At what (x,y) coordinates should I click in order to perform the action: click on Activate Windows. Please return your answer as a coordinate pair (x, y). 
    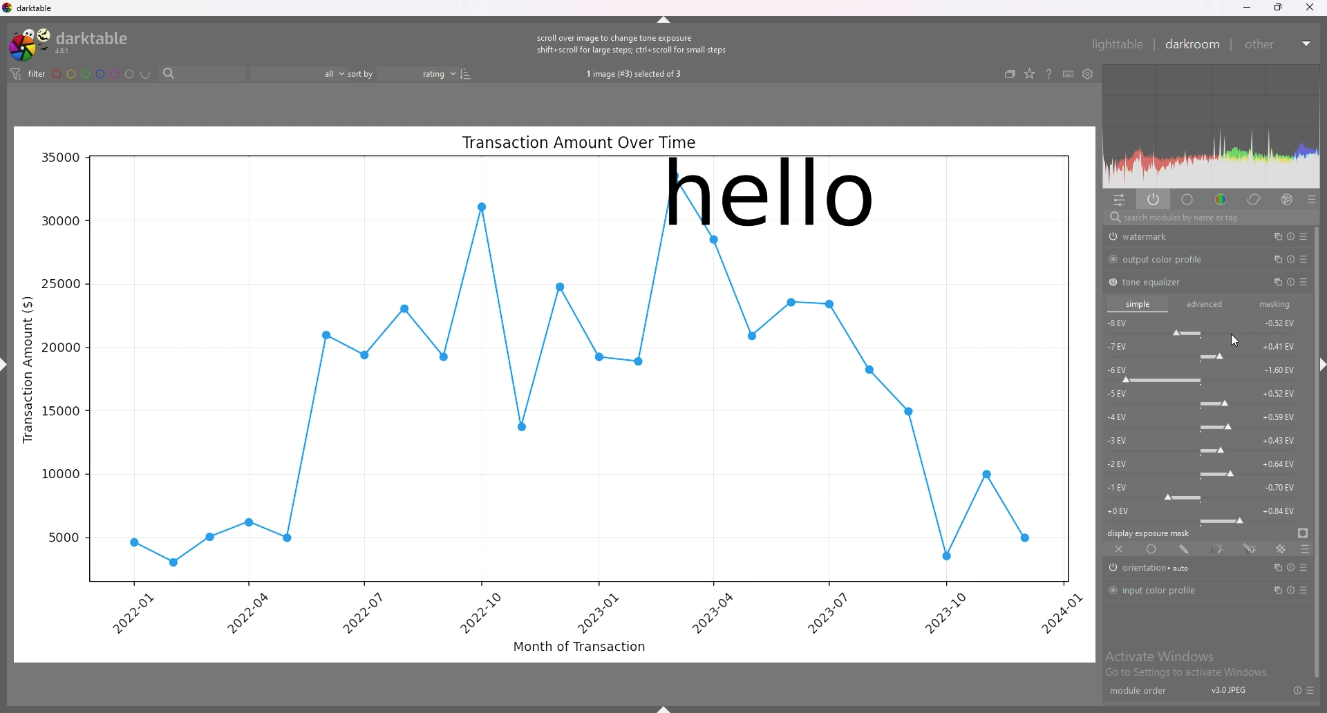
    Looking at the image, I should click on (1160, 656).